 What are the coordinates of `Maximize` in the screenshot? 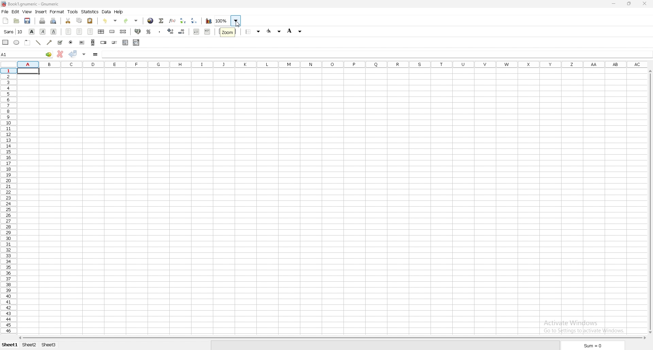 It's located at (629, 4).